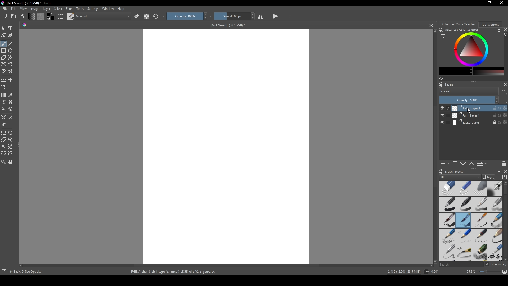  What do you see at coordinates (12, 132) in the screenshot?
I see `elliptical` at bounding box center [12, 132].